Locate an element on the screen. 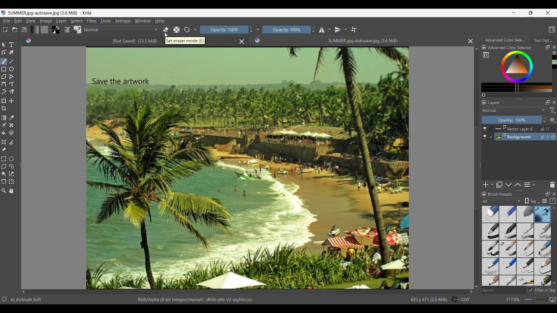 The width and height of the screenshot is (557, 313). Multibrush tool is located at coordinates (11, 92).